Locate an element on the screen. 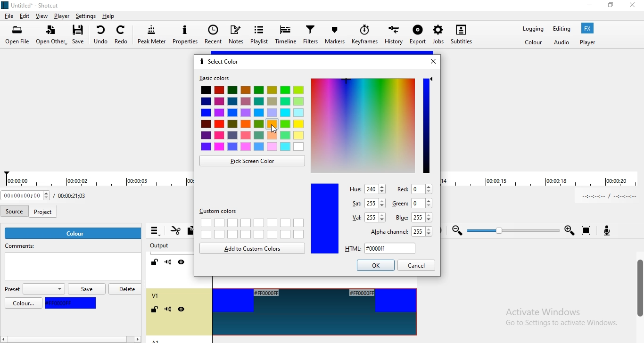 The height and width of the screenshot is (343, 644). sat is located at coordinates (368, 201).